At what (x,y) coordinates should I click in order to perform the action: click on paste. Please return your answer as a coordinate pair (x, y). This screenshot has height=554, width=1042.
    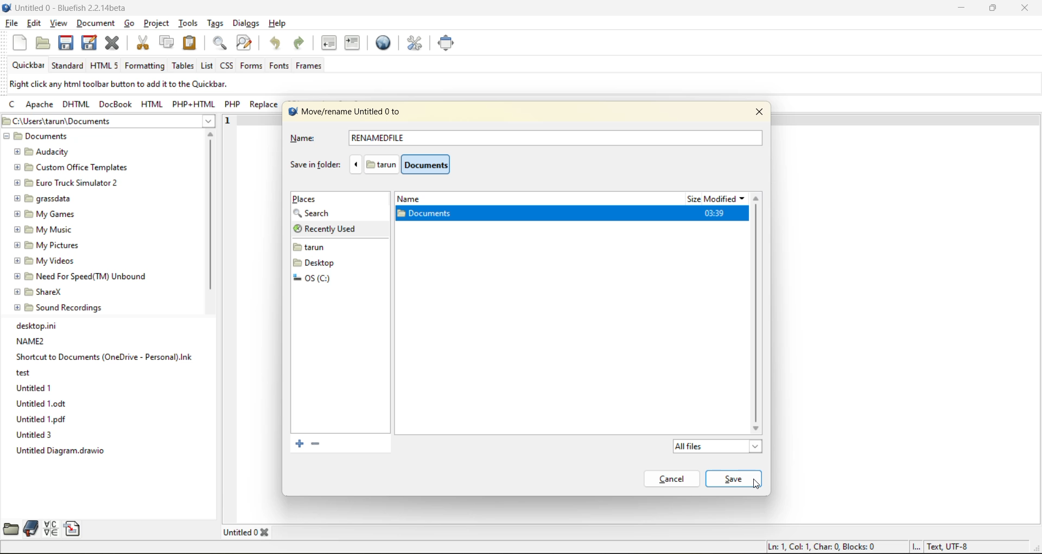
    Looking at the image, I should click on (191, 43).